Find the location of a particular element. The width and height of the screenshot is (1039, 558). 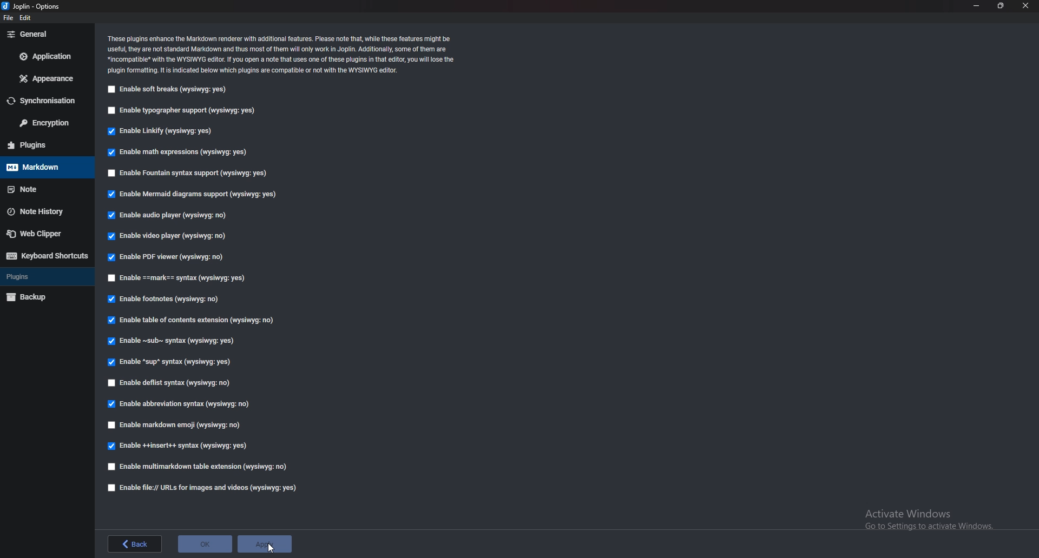

Enable mermaid diagram support is located at coordinates (195, 195).